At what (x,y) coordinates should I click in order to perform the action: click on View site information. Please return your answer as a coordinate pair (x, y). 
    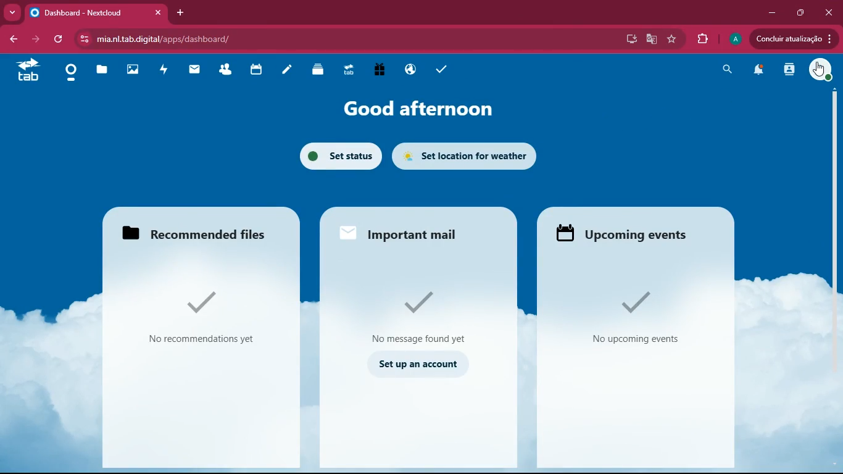
    Looking at the image, I should click on (85, 39).